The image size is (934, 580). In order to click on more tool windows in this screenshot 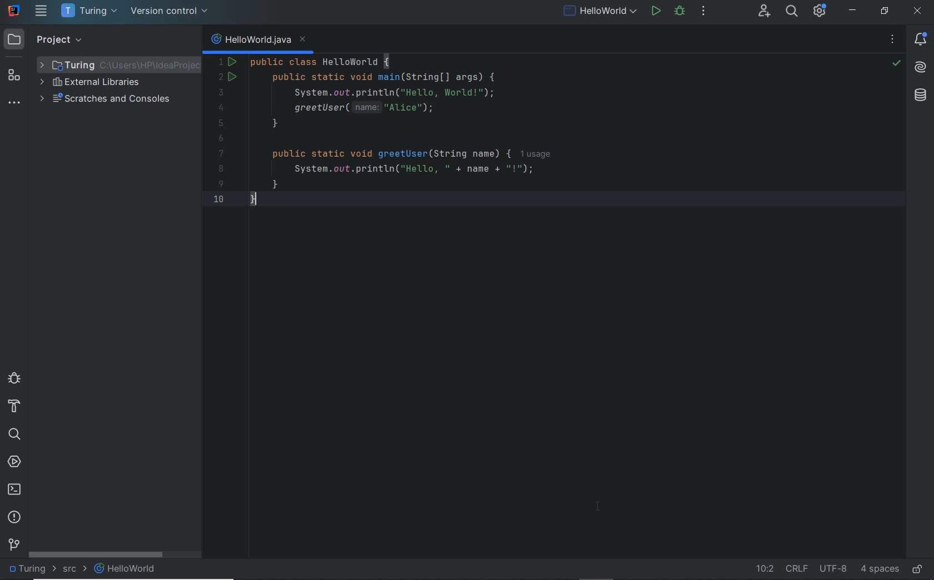, I will do `click(13, 104)`.